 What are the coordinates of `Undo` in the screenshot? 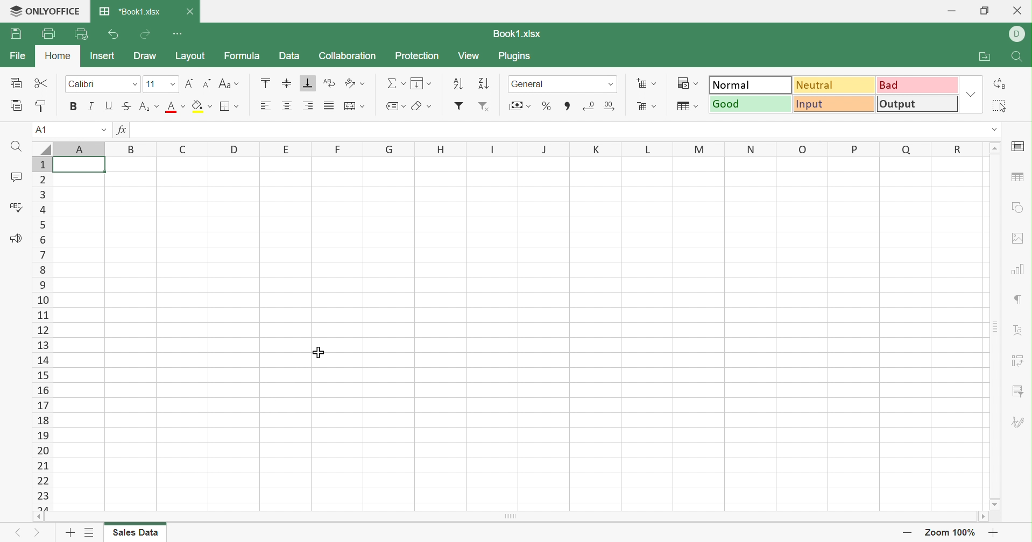 It's located at (114, 34).